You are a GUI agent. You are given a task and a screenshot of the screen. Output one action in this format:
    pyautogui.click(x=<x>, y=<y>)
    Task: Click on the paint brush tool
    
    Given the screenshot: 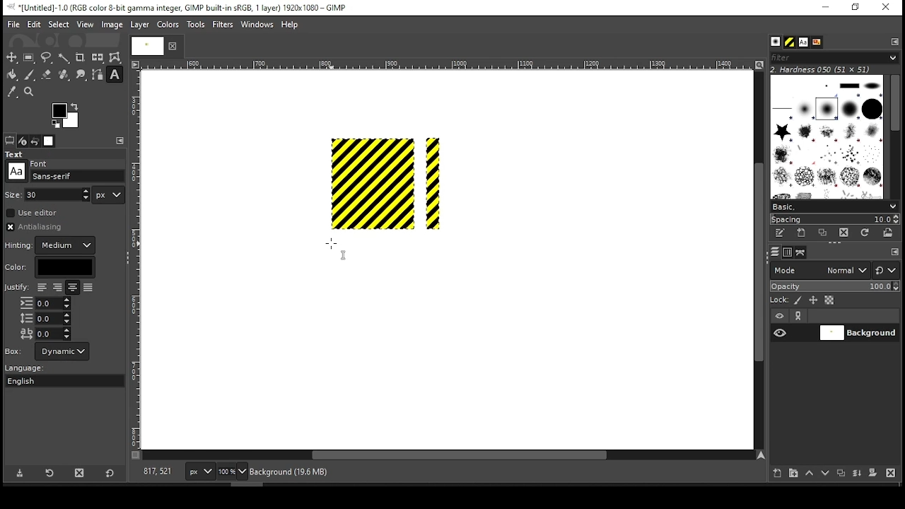 What is the action you would take?
    pyautogui.click(x=30, y=74)
    